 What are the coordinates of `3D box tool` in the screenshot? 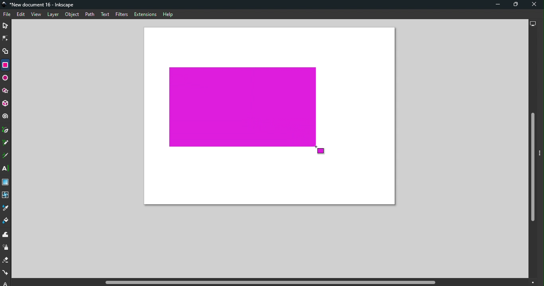 It's located at (6, 104).